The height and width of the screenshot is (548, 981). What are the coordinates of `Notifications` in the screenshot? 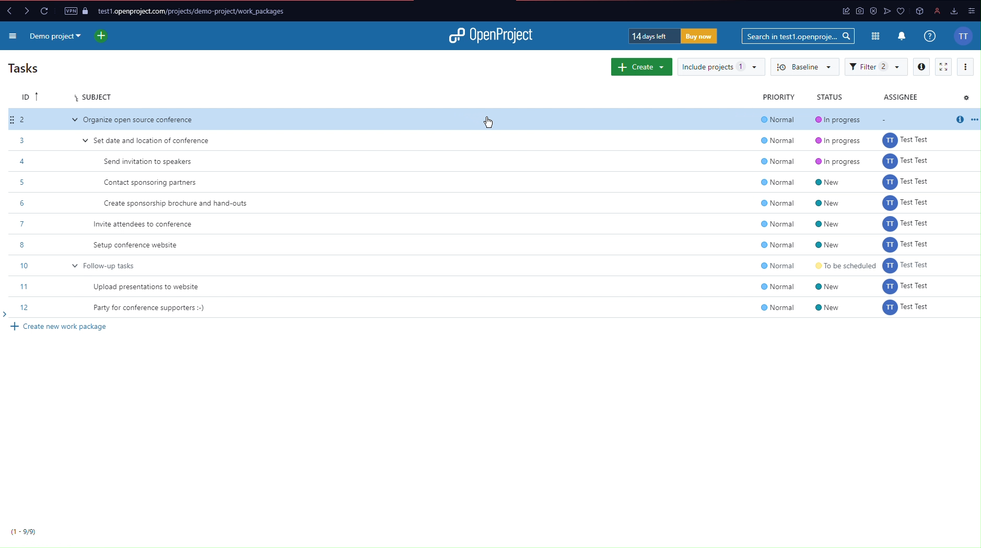 It's located at (902, 37).